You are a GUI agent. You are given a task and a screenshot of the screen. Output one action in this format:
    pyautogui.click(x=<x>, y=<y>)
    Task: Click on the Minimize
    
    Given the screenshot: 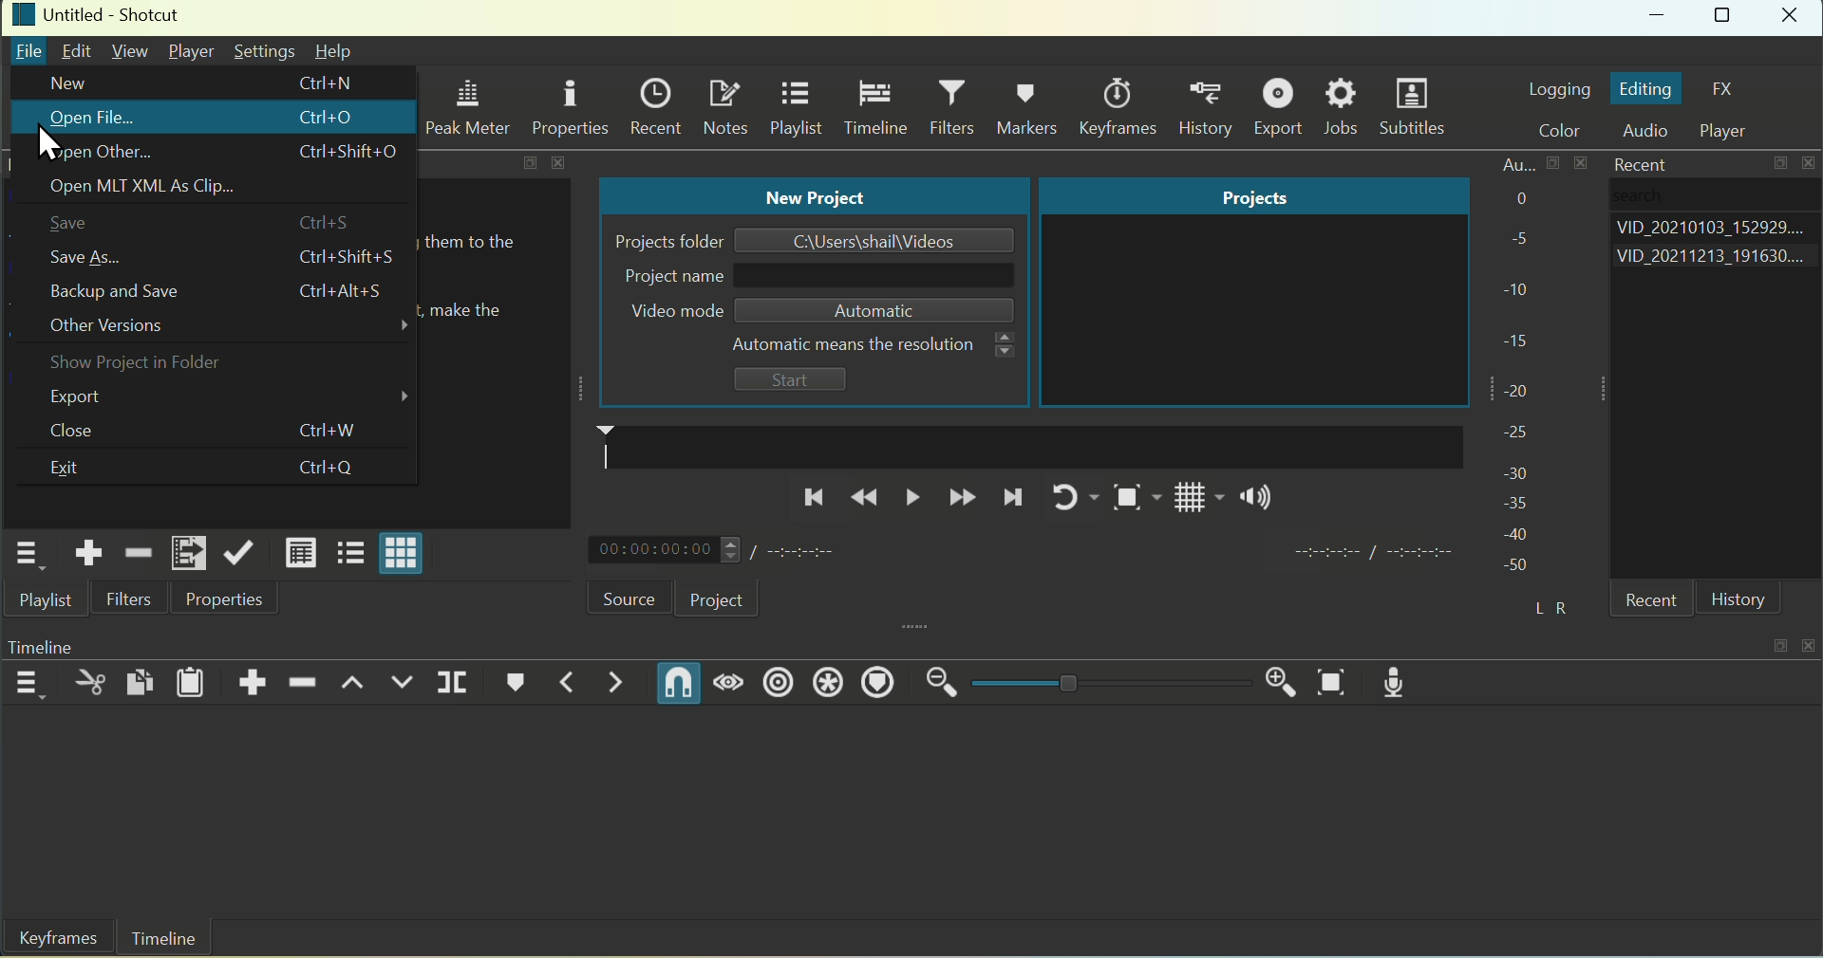 What is the action you would take?
    pyautogui.click(x=1660, y=19)
    